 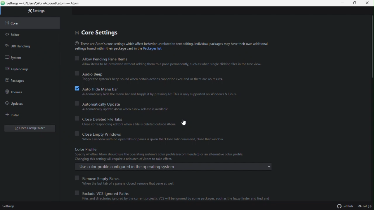 What do you see at coordinates (372, 48) in the screenshot?
I see `scroll bar` at bounding box center [372, 48].